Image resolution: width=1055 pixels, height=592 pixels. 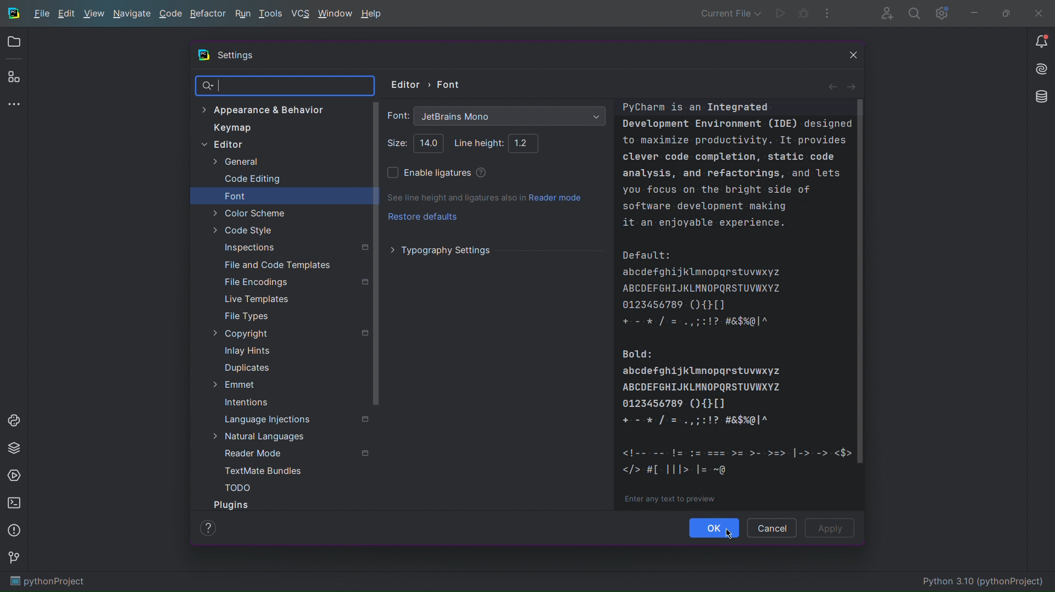 What do you see at coordinates (715, 528) in the screenshot?
I see `Ok` at bounding box center [715, 528].